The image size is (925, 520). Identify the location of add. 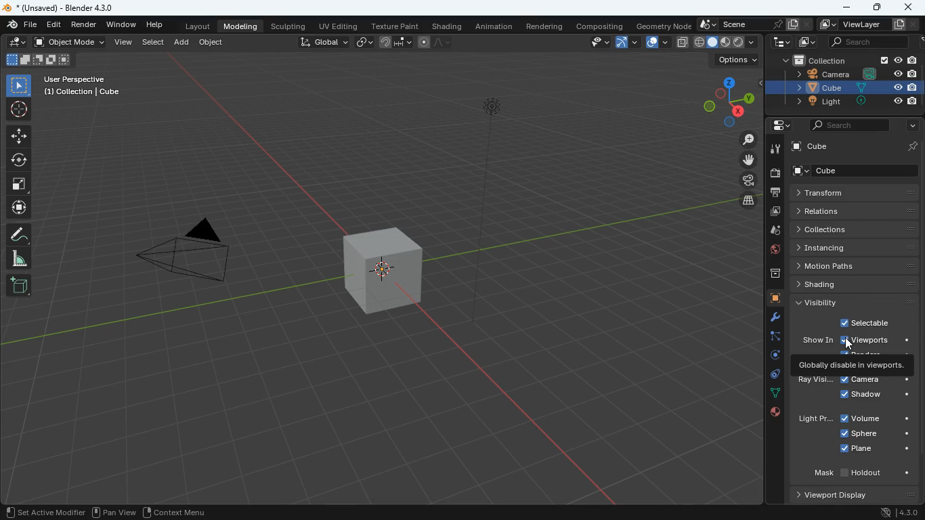
(18, 285).